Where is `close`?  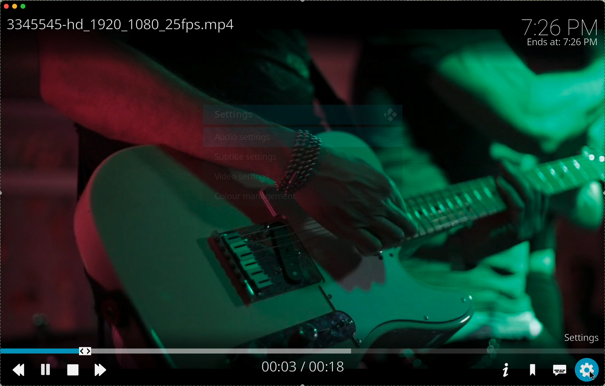
close is located at coordinates (6, 5).